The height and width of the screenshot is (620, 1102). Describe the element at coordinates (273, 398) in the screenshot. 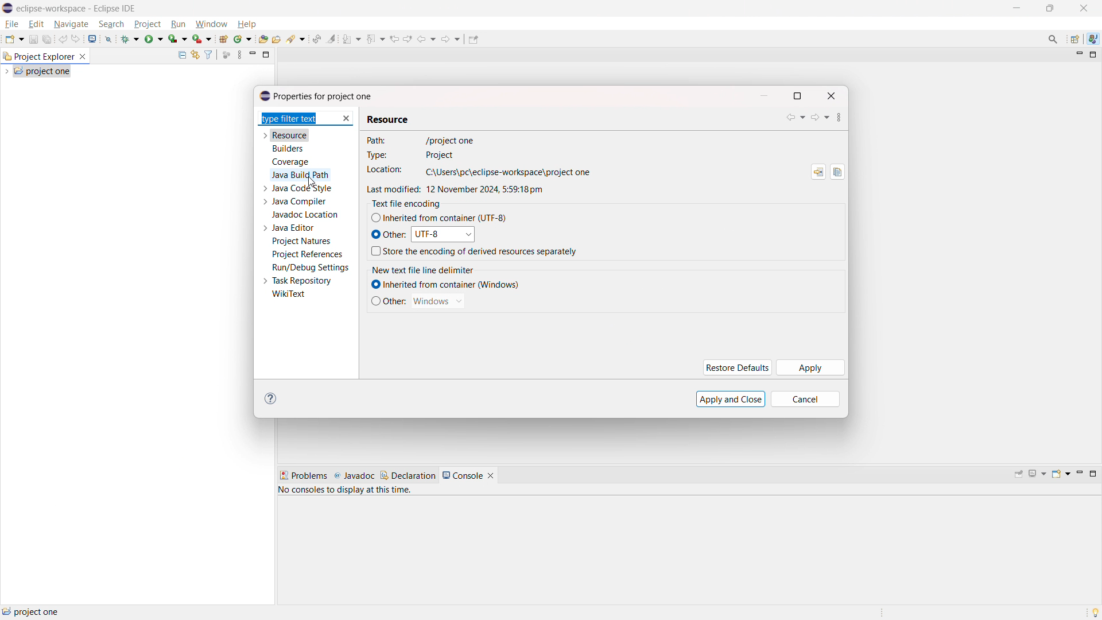

I see `help` at that location.